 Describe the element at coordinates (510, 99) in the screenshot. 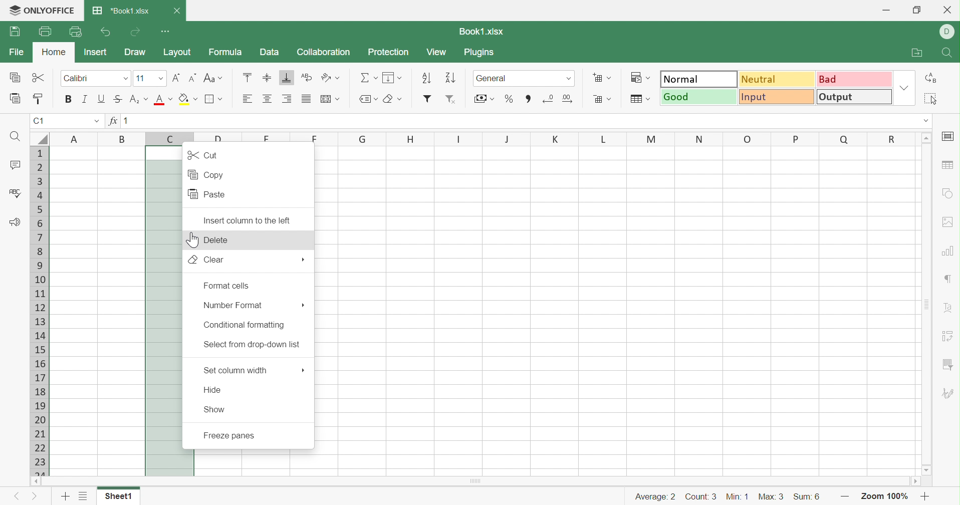

I see `Percentage style` at that location.